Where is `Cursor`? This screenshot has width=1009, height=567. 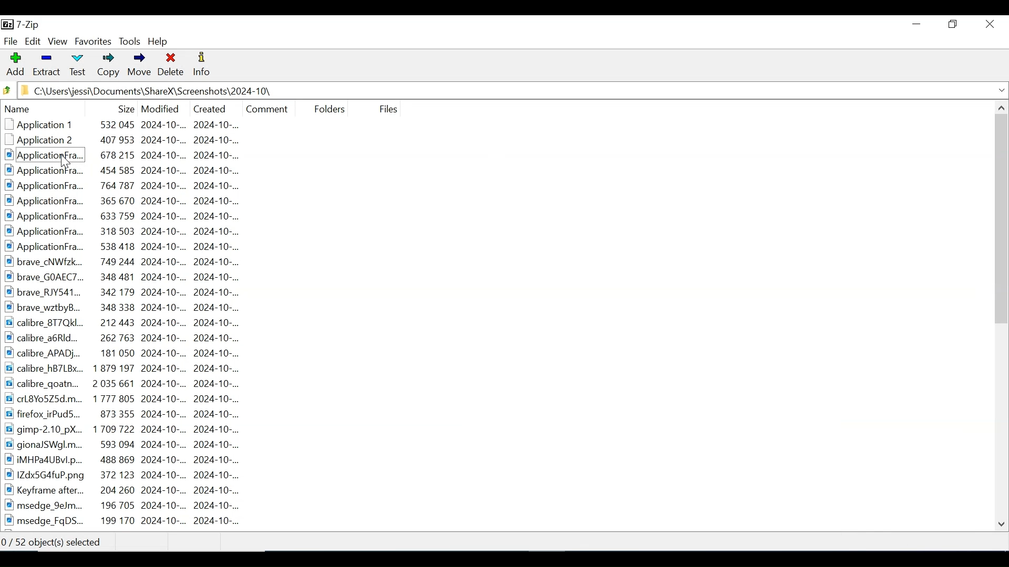
Cursor is located at coordinates (68, 160).